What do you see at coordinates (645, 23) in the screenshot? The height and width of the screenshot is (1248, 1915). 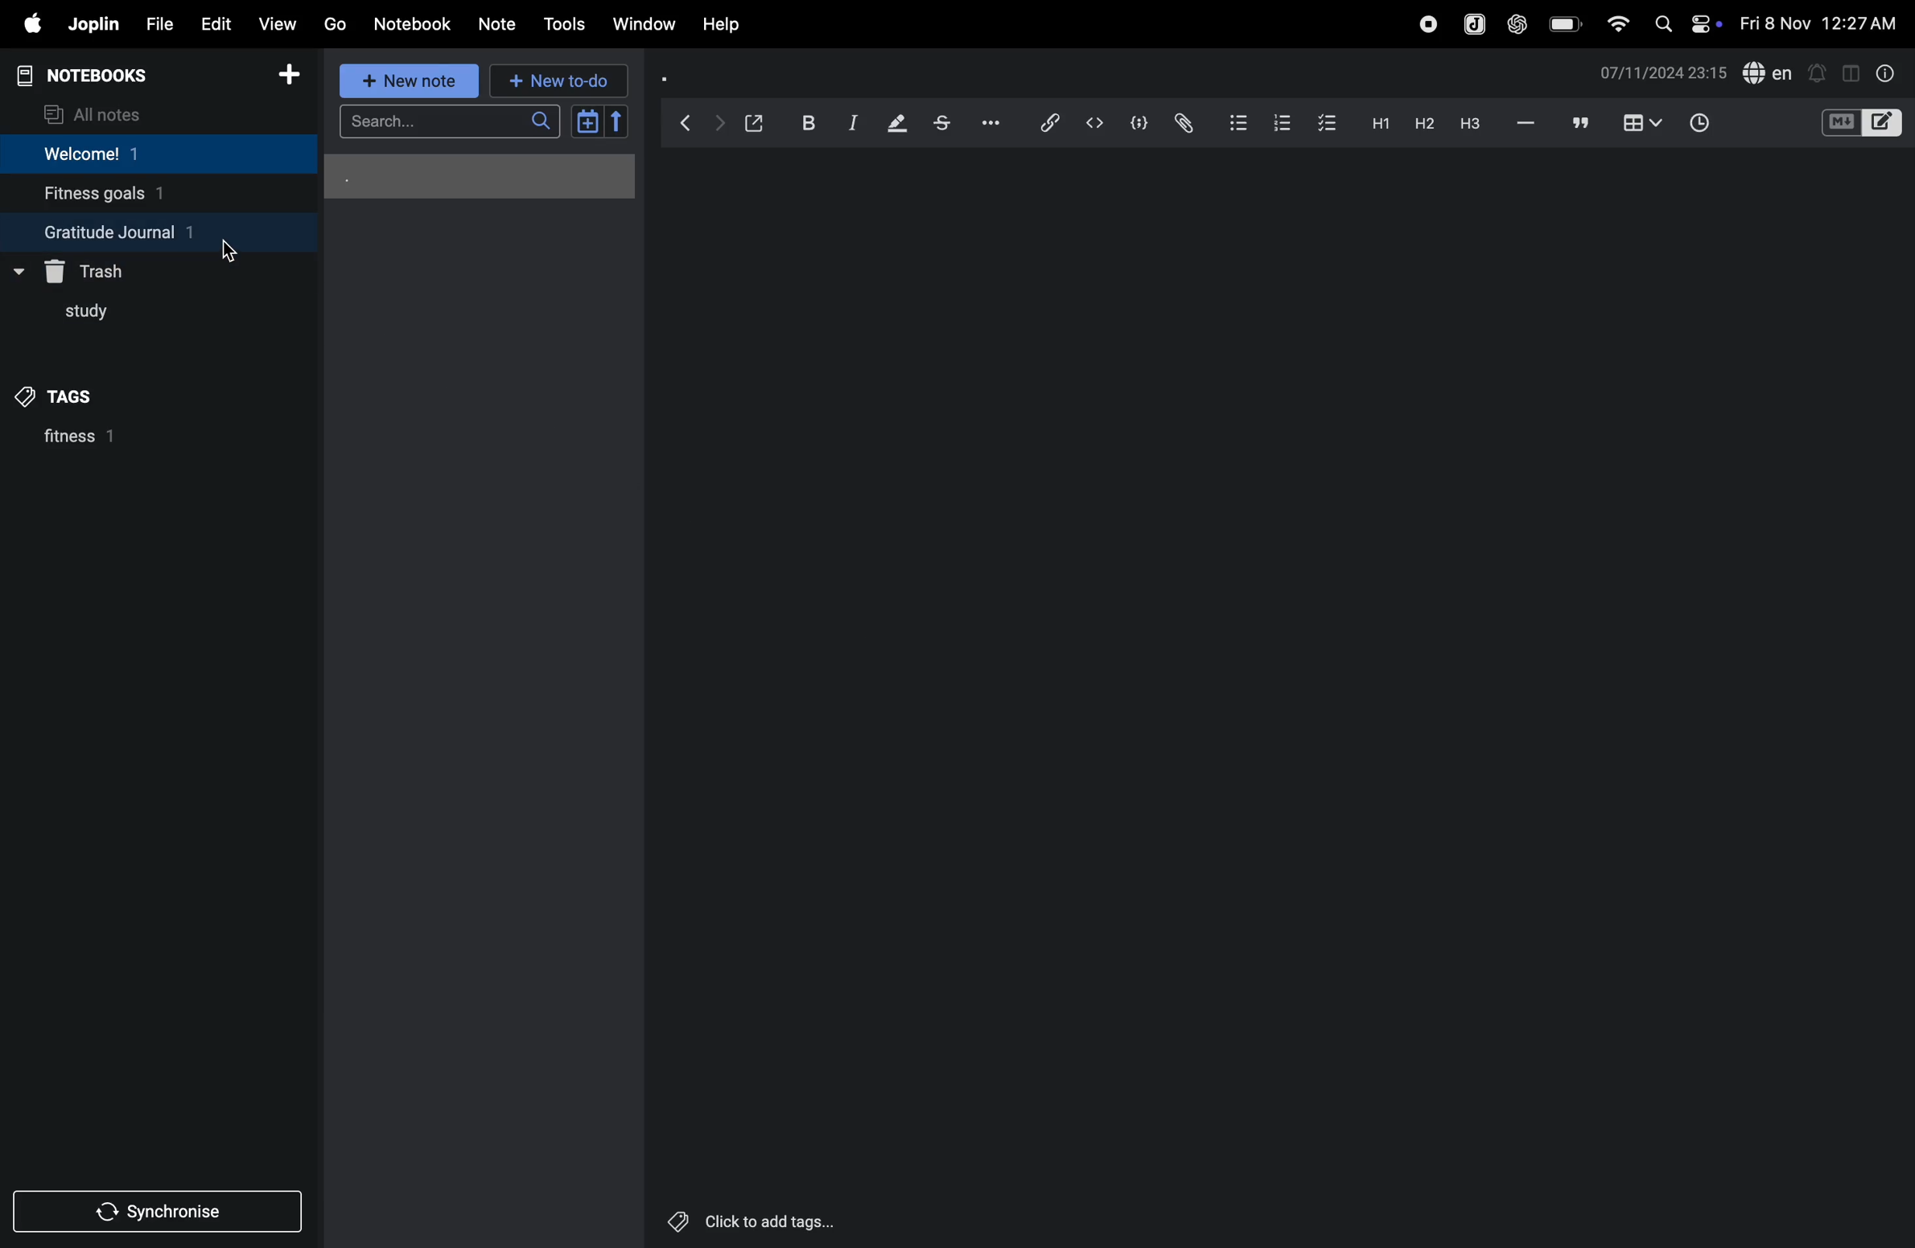 I see `window` at bounding box center [645, 23].